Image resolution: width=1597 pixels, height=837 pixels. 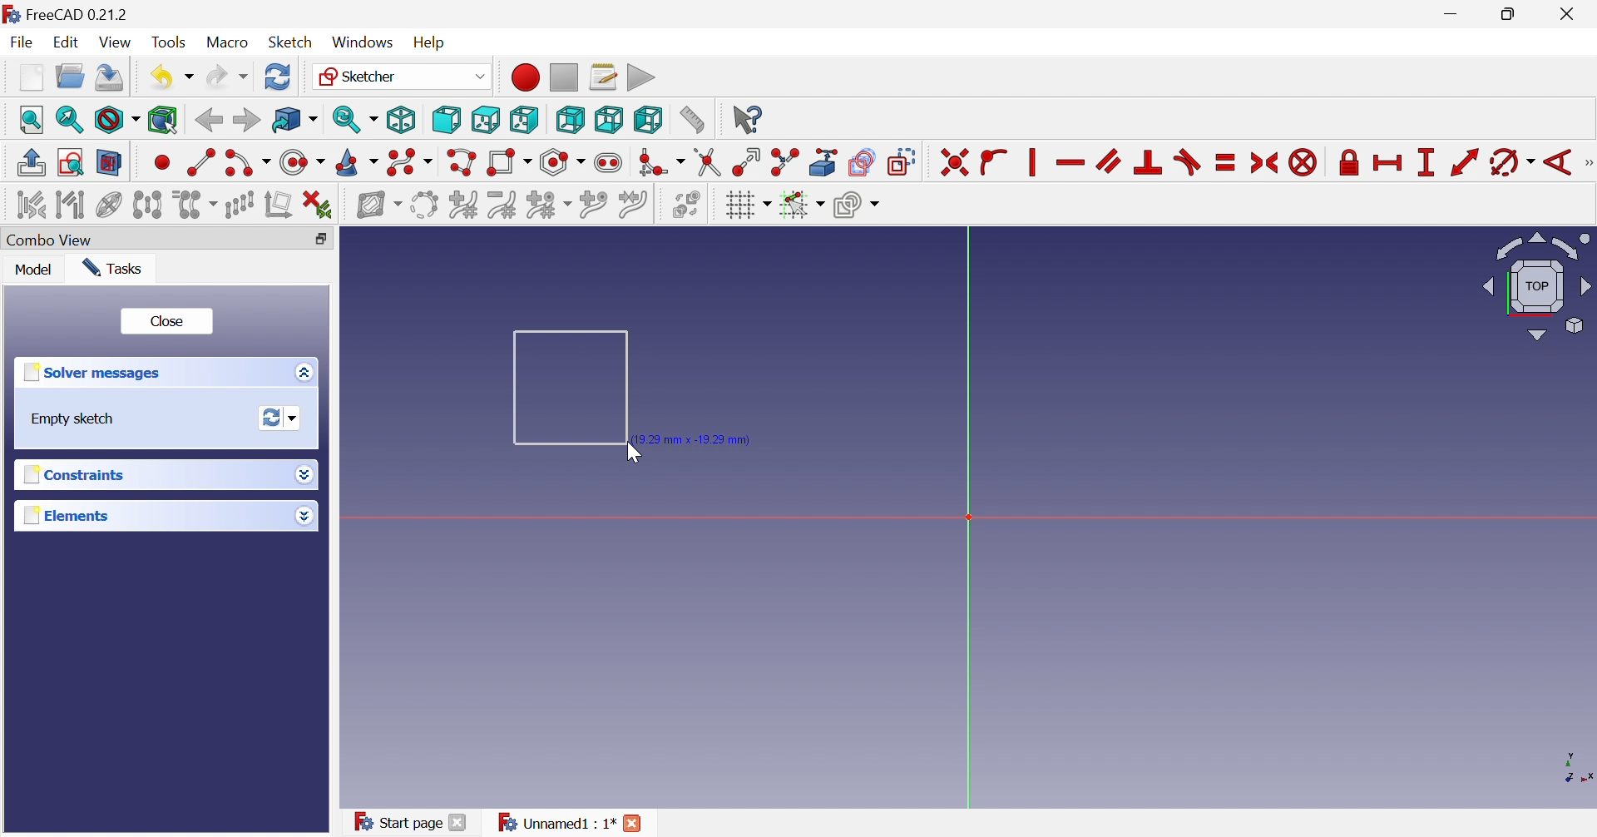 What do you see at coordinates (1538, 287) in the screenshot?
I see `Viewing angle` at bounding box center [1538, 287].